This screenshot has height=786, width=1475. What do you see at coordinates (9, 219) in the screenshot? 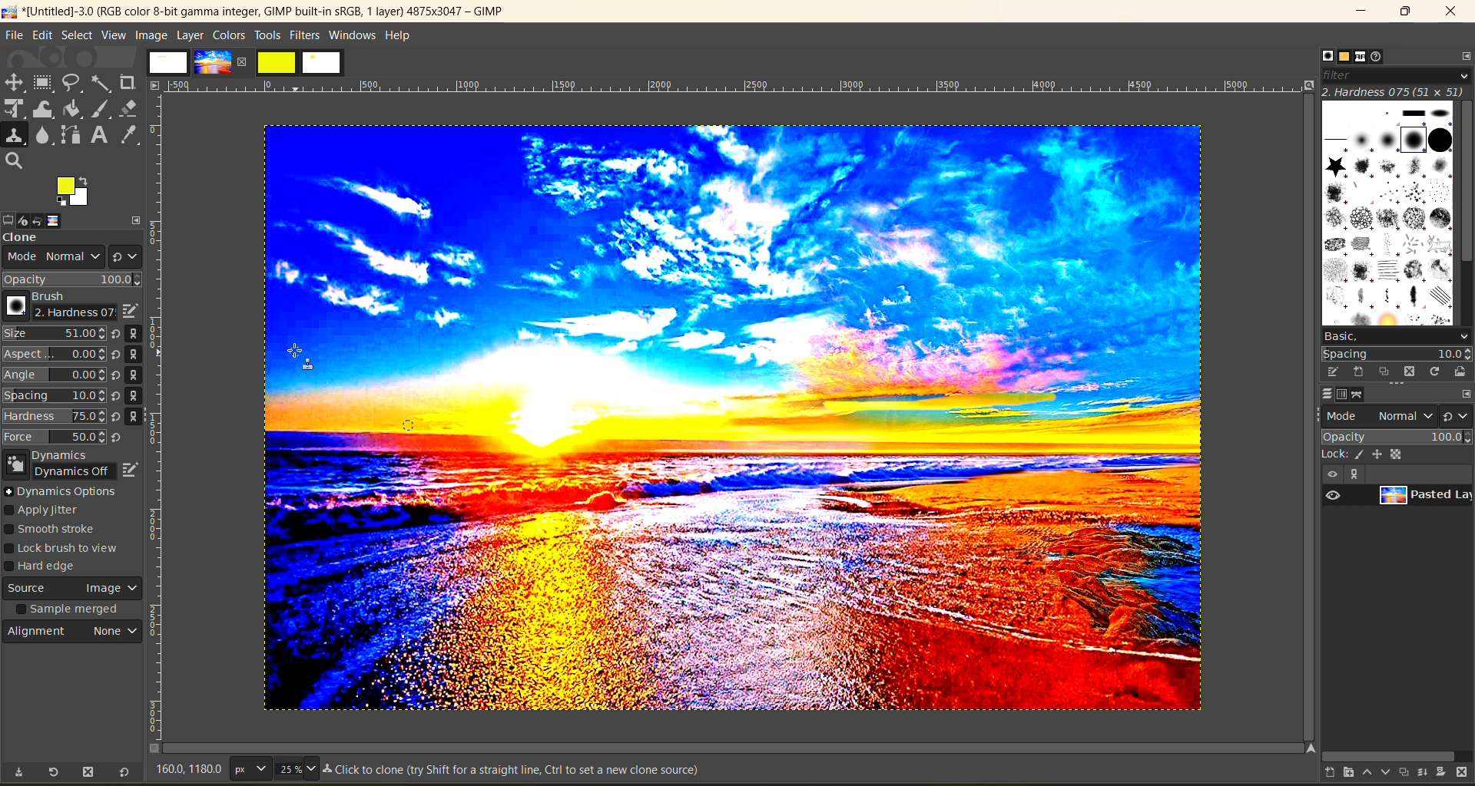
I see `tool options` at bounding box center [9, 219].